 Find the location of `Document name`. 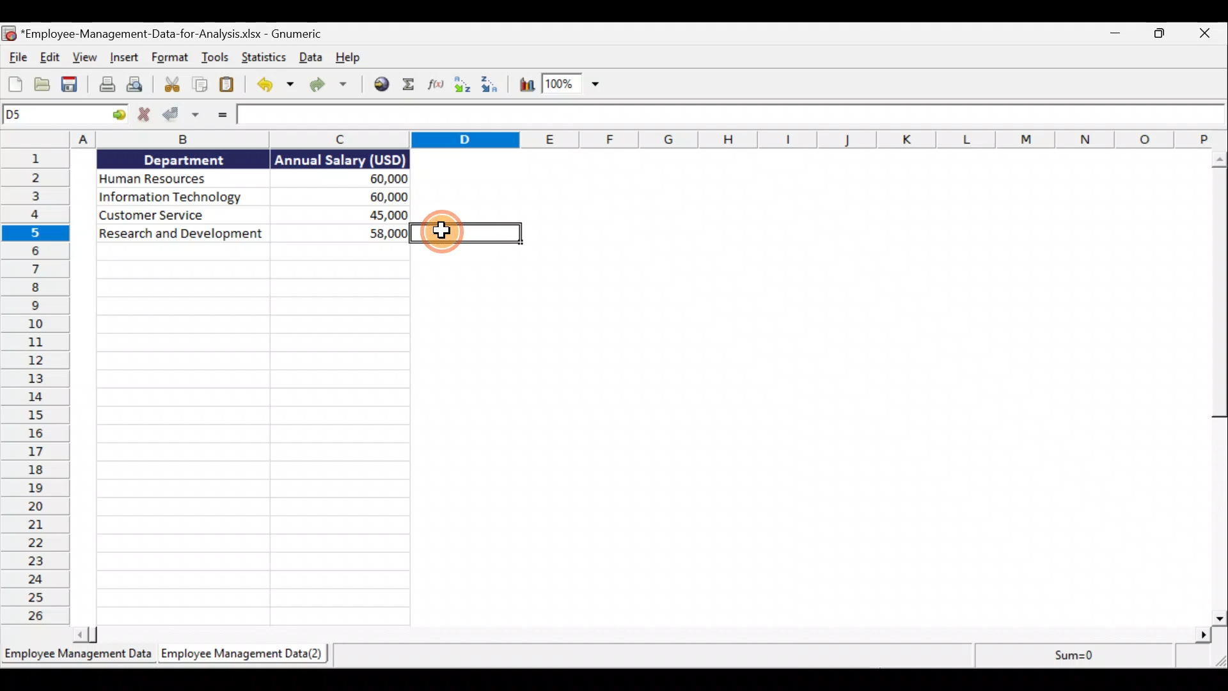

Document name is located at coordinates (166, 31).